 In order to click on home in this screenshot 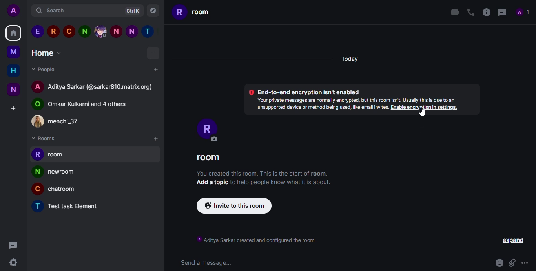, I will do `click(13, 70)`.